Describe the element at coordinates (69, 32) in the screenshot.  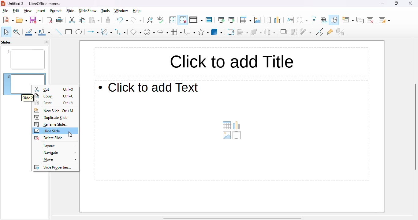
I see `rectangle` at that location.